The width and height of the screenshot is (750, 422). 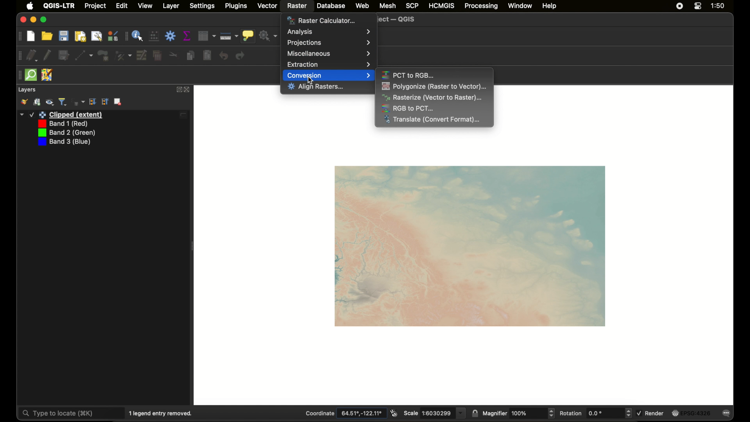 What do you see at coordinates (173, 54) in the screenshot?
I see `cut` at bounding box center [173, 54].